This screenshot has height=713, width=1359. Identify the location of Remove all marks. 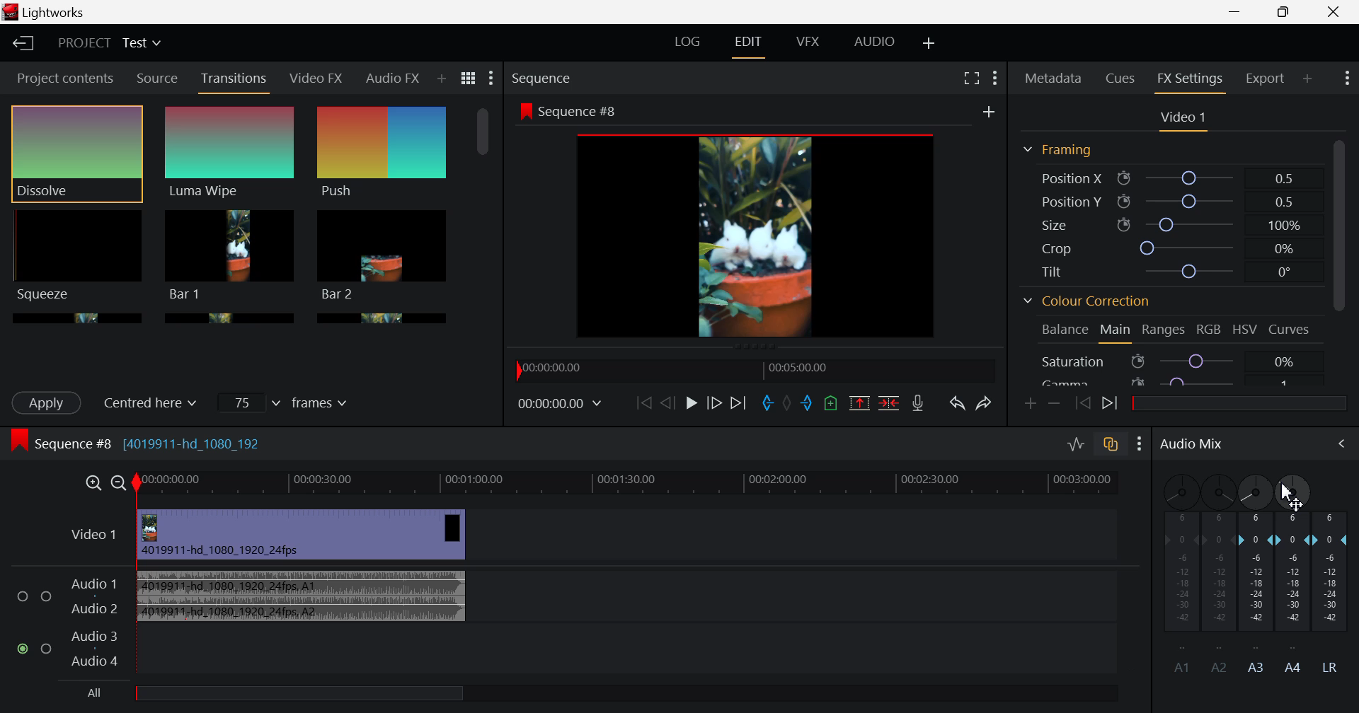
(786, 403).